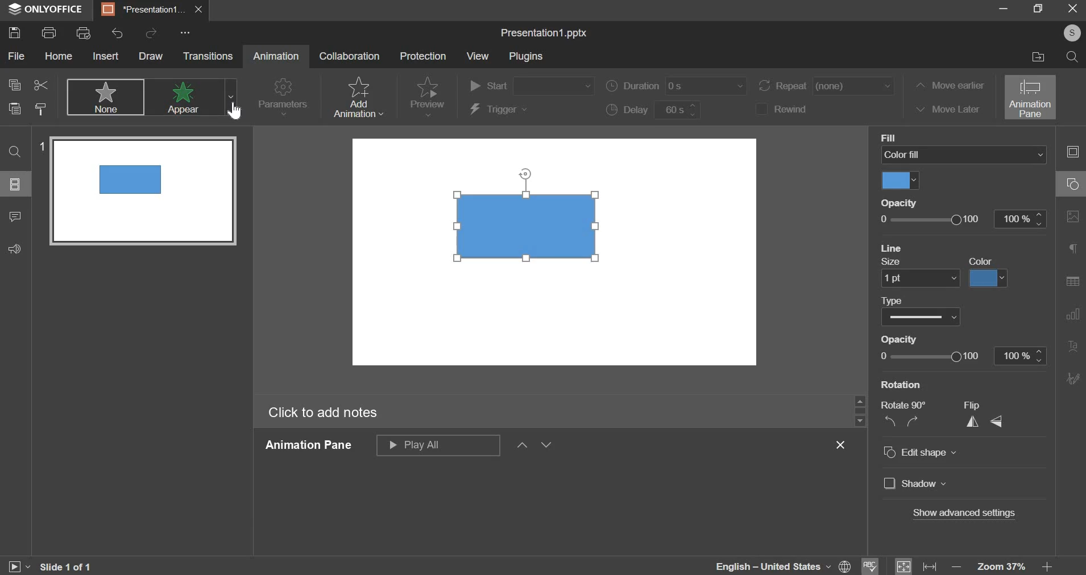  Describe the element at coordinates (16, 32) in the screenshot. I see `save` at that location.